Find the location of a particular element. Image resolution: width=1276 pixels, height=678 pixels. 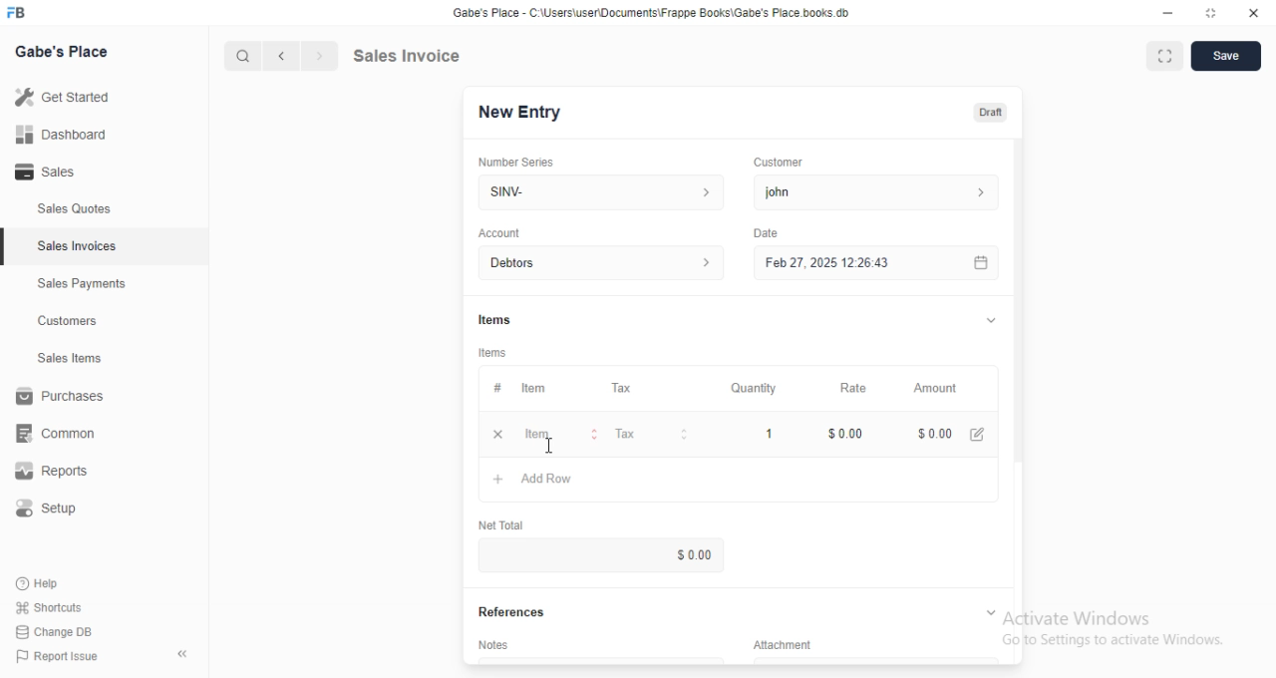

Add row is located at coordinates (537, 480).